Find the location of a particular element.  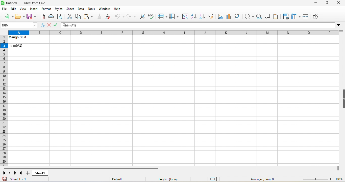

insert is located at coordinates (34, 9).